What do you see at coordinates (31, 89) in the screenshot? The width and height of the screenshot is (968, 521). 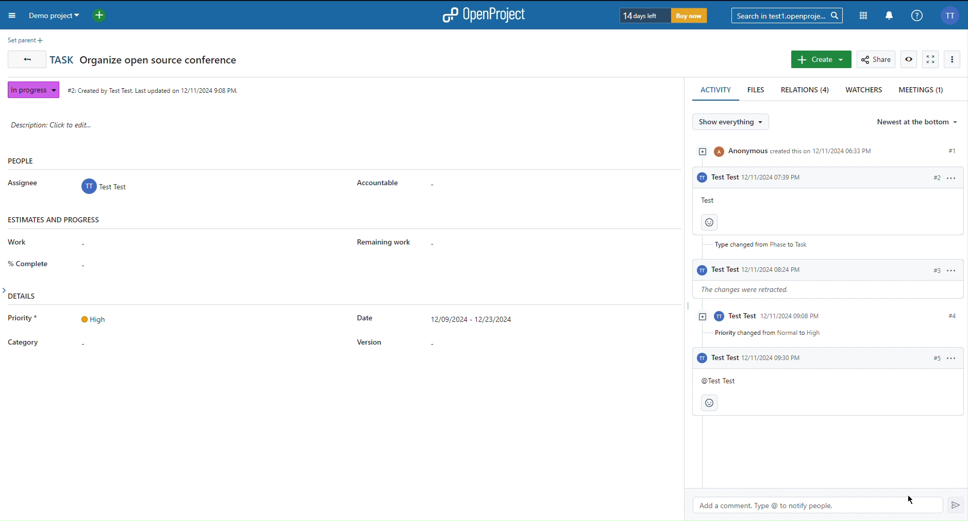 I see `In progress` at bounding box center [31, 89].